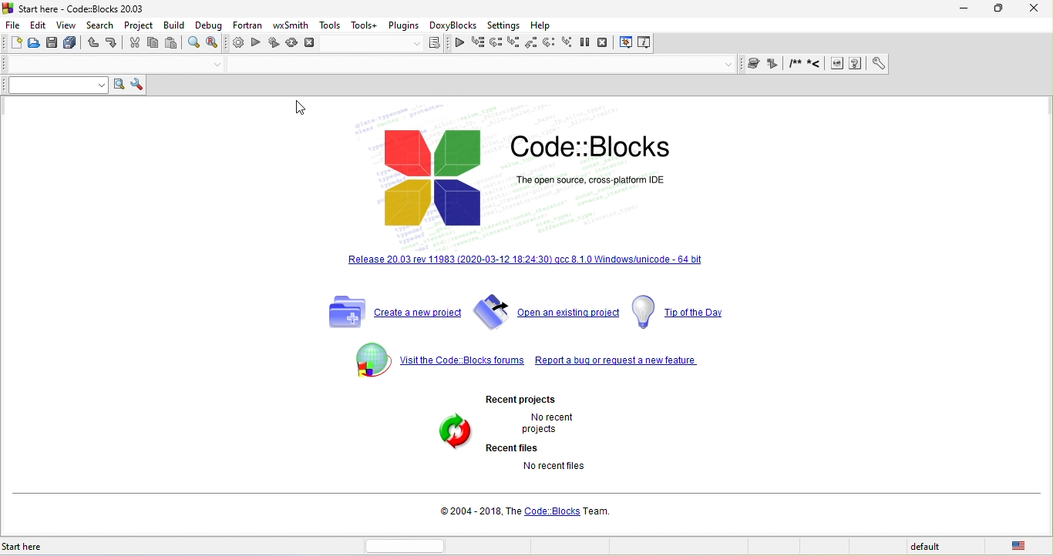 The image size is (1053, 556). I want to click on wx smith, so click(289, 25).